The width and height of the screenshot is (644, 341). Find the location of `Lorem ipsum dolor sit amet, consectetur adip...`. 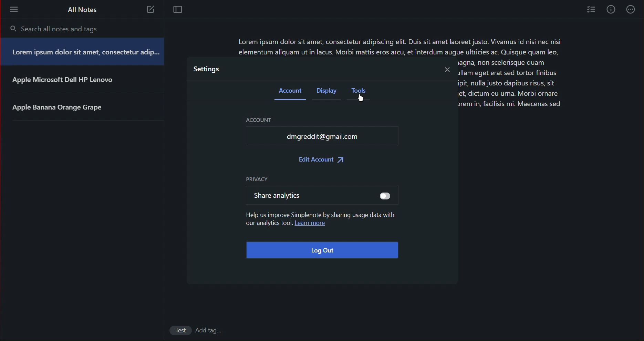

Lorem ipsum dolor sit amet, consectetur adip... is located at coordinates (85, 53).